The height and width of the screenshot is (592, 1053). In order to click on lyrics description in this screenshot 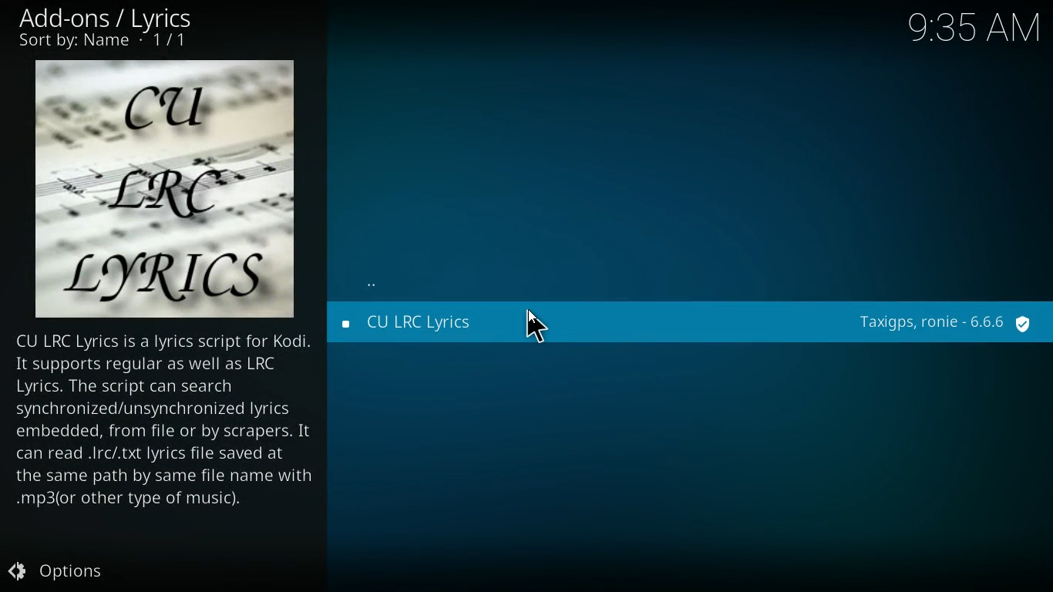, I will do `click(165, 422)`.